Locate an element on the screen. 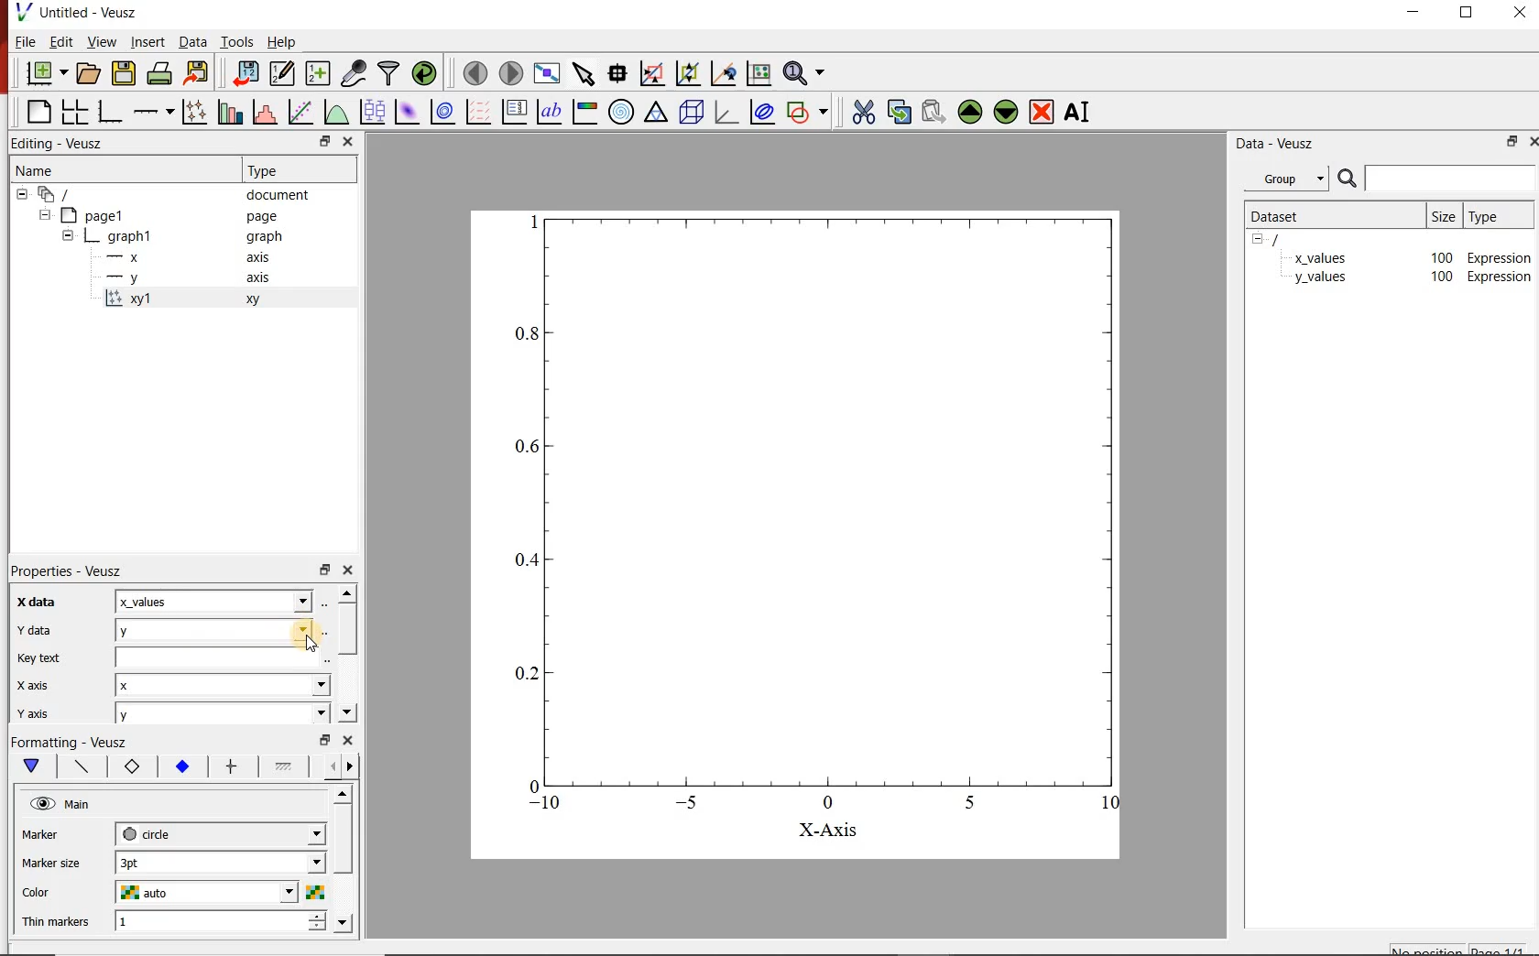 The width and height of the screenshot is (1539, 956). arrange graphs in a grid is located at coordinates (74, 113).